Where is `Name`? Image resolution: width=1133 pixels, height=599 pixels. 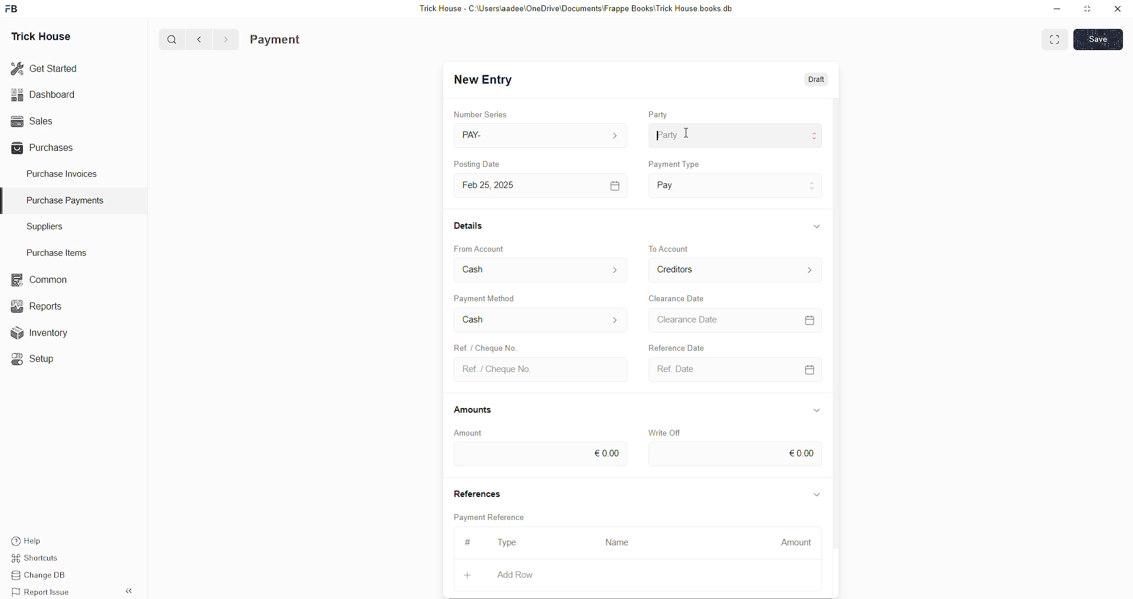
Name is located at coordinates (621, 542).